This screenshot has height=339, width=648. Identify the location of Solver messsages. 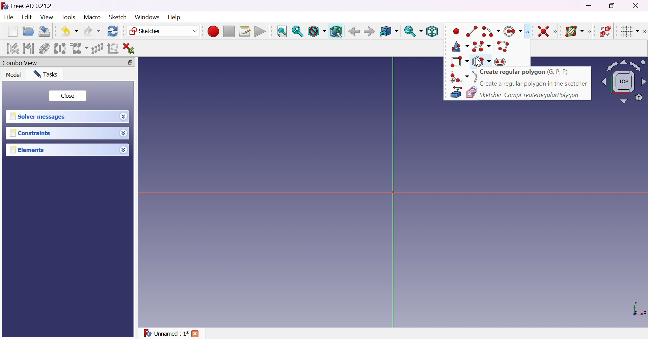
(39, 117).